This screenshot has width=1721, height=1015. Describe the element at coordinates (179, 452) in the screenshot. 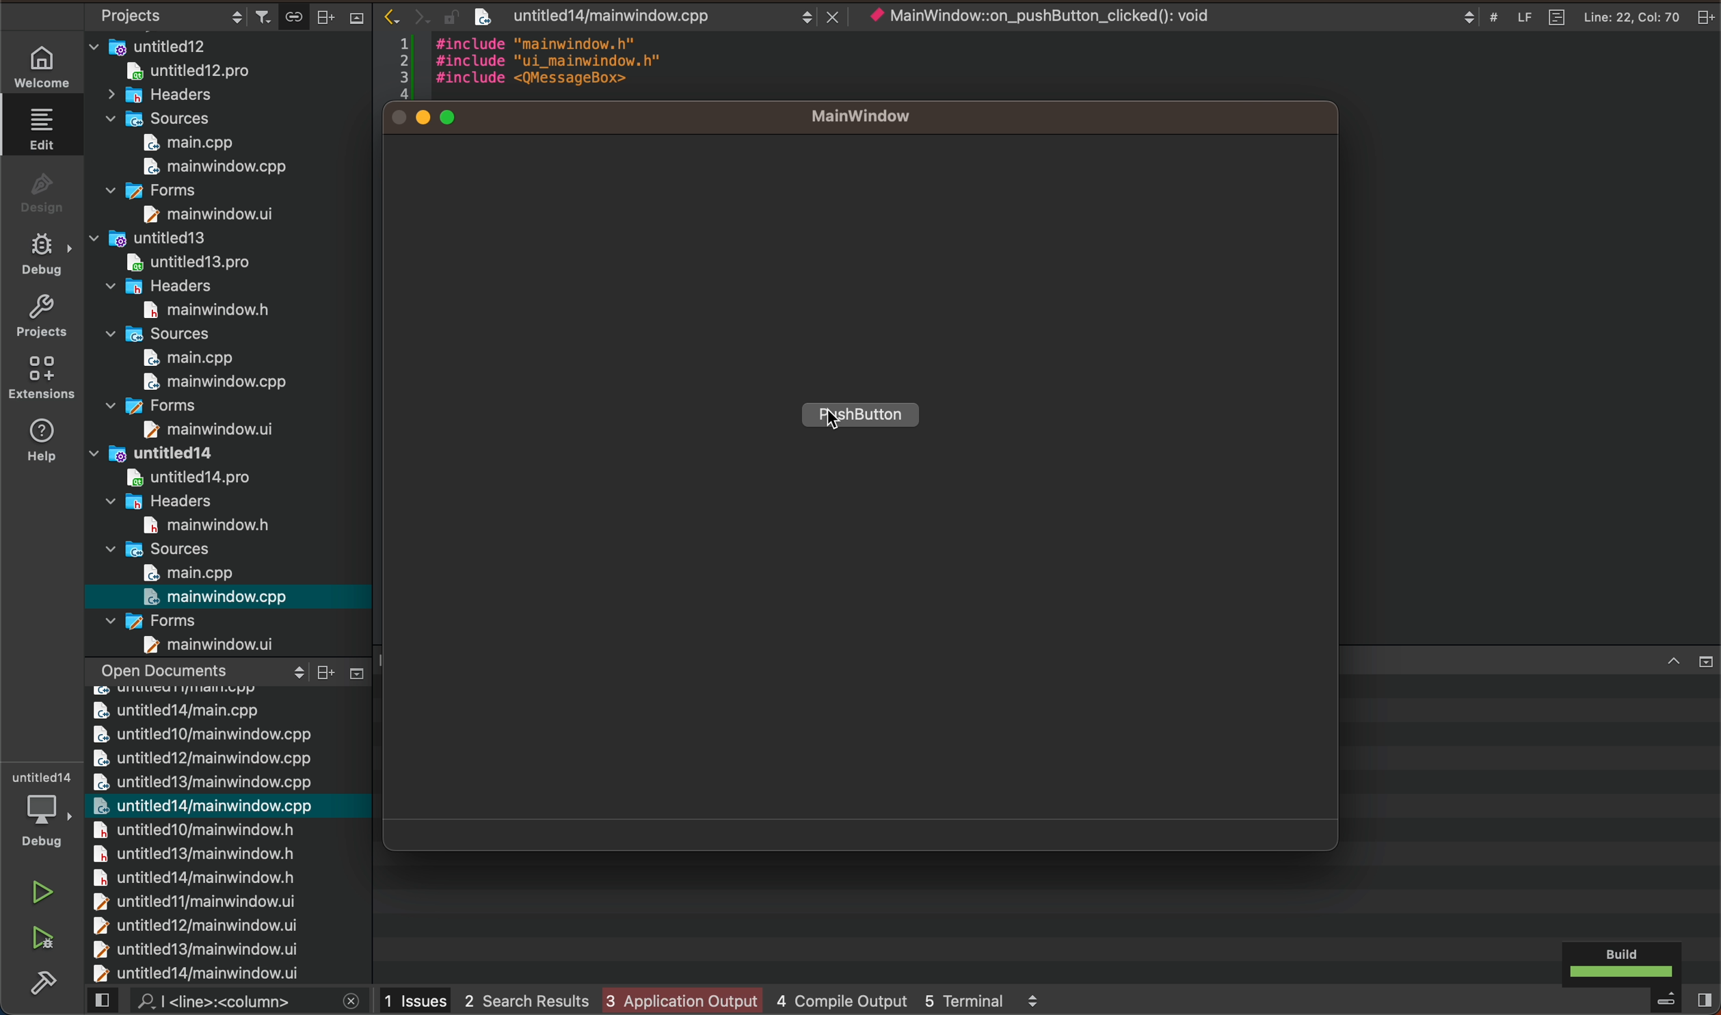

I see `untitled14` at that location.